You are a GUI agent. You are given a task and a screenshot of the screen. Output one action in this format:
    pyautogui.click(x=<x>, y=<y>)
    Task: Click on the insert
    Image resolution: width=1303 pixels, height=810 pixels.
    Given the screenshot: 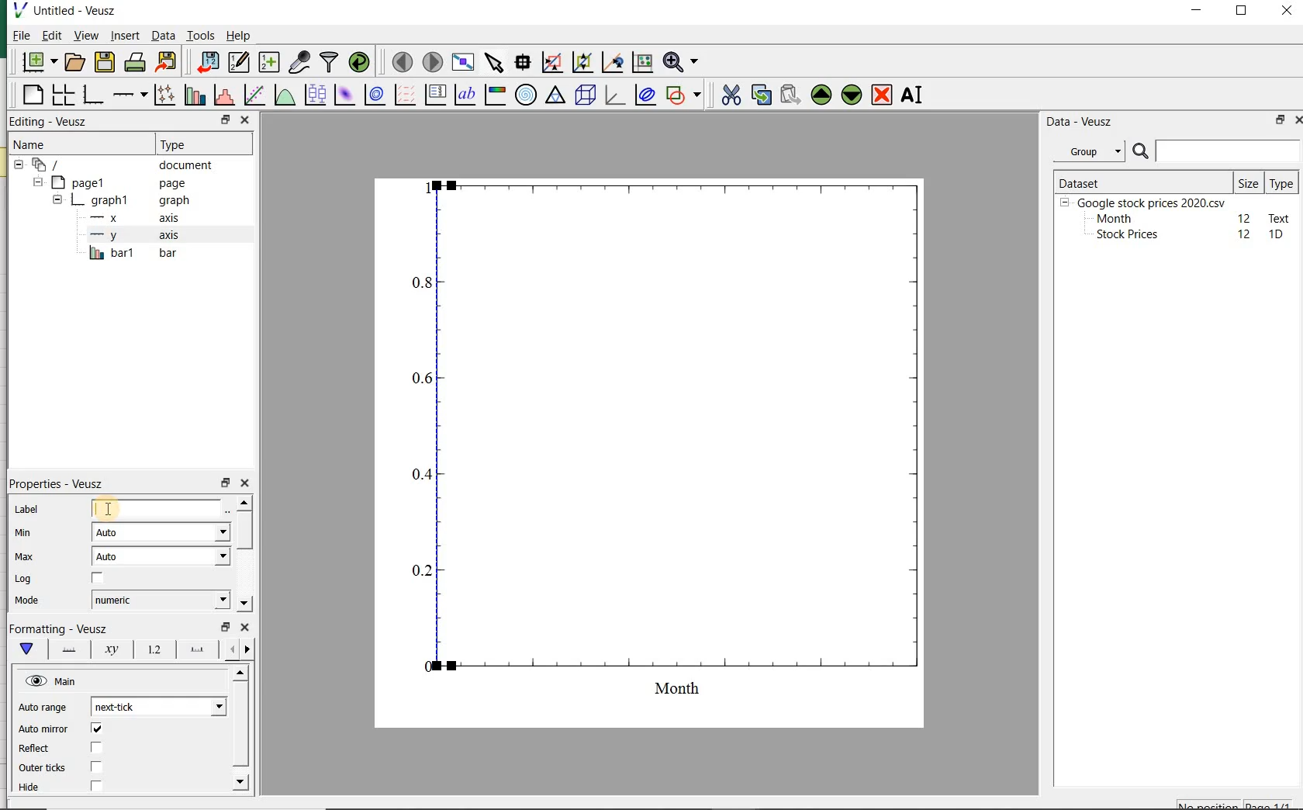 What is the action you would take?
    pyautogui.click(x=125, y=36)
    